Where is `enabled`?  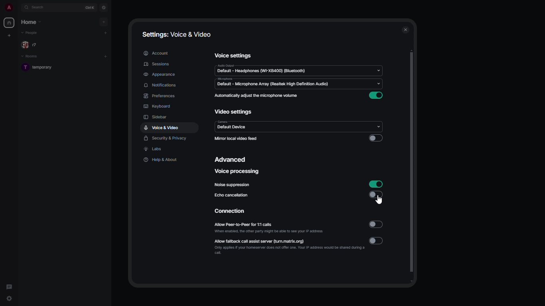
enabled is located at coordinates (377, 95).